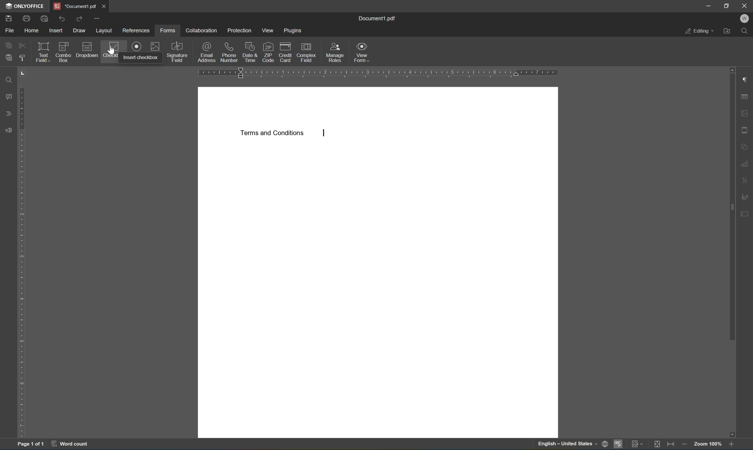  What do you see at coordinates (201, 30) in the screenshot?
I see `collaboration` at bounding box center [201, 30].